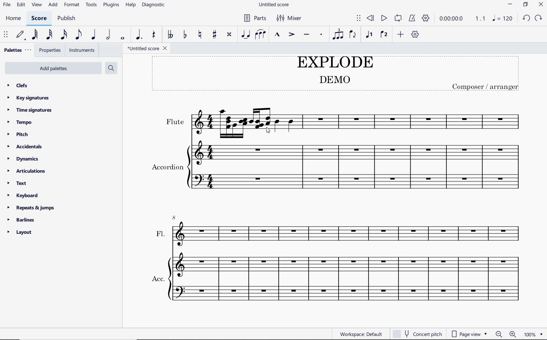 The height and width of the screenshot is (340, 547). Describe the element at coordinates (230, 35) in the screenshot. I see `toggle double-sharp` at that location.